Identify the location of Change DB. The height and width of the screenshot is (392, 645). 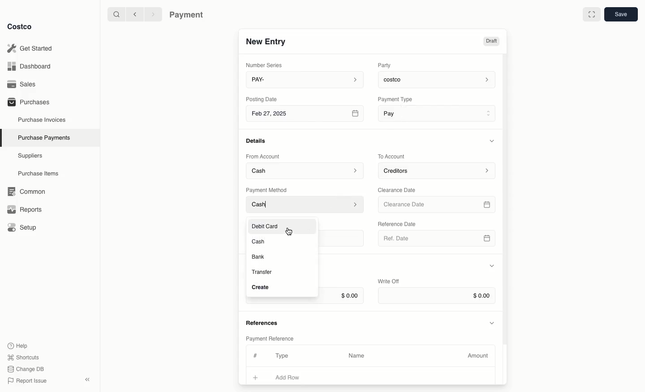
(27, 369).